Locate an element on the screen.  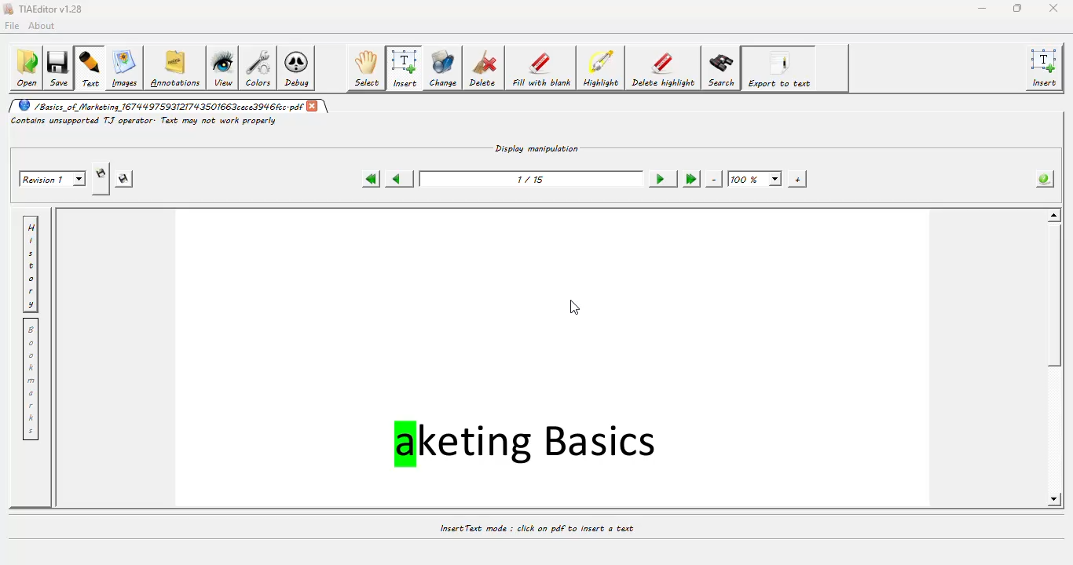
minimize is located at coordinates (980, 7).